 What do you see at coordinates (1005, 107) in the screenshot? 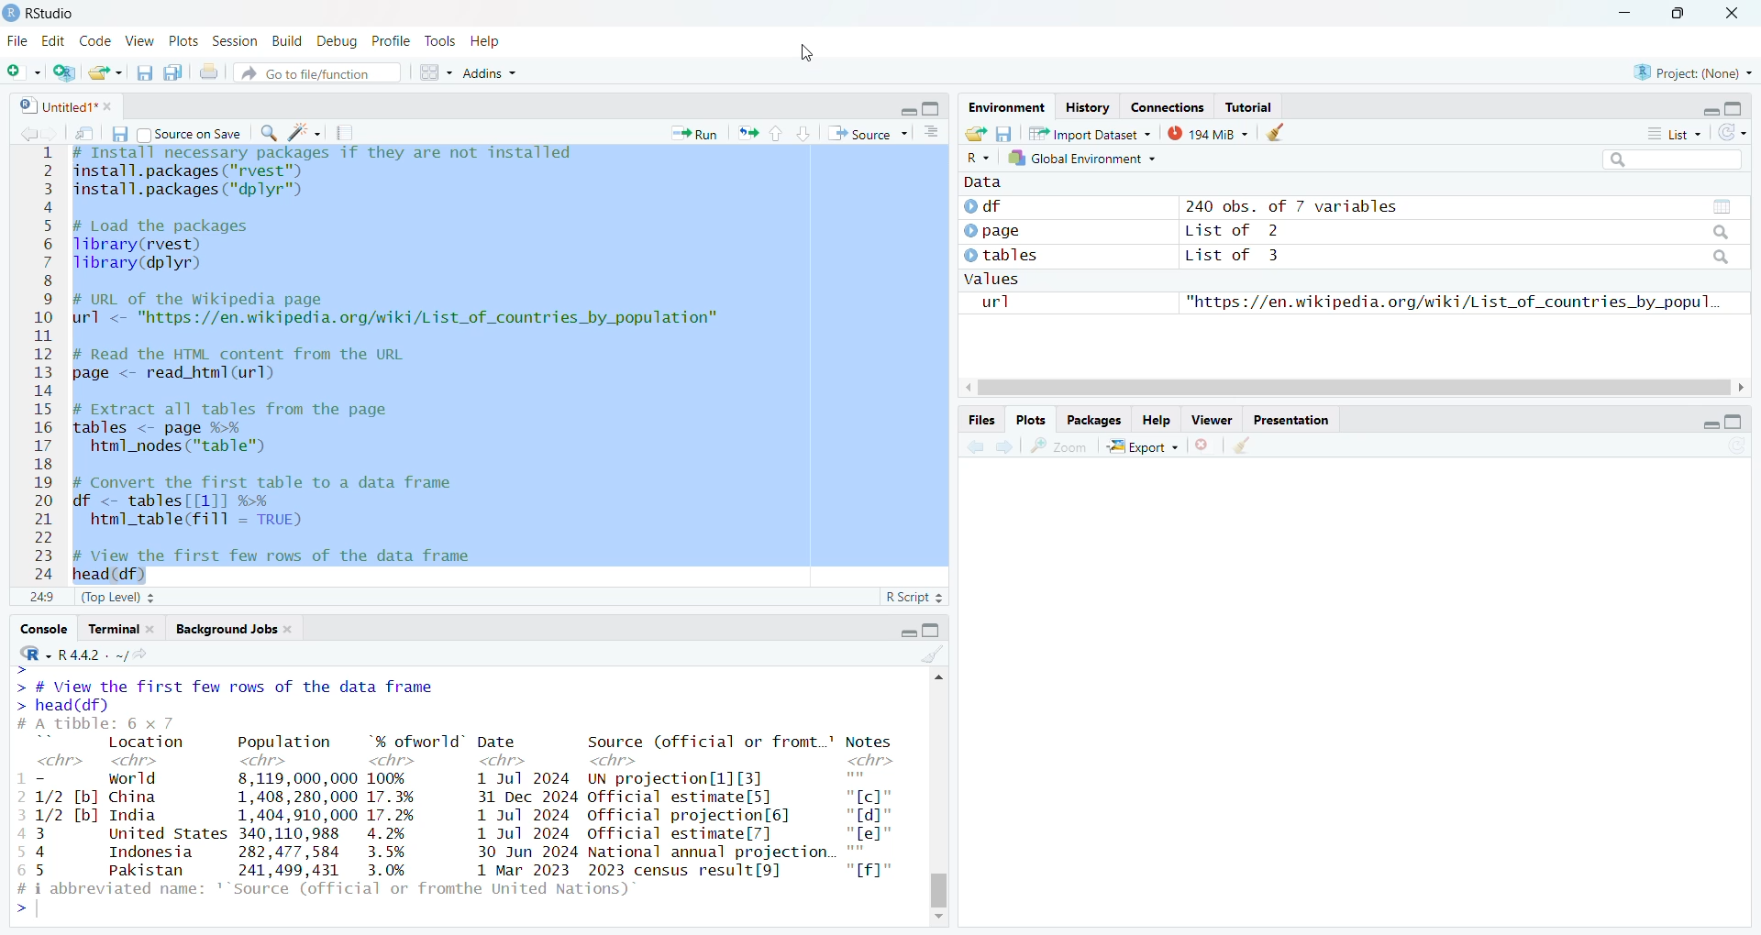
I see `Environment` at bounding box center [1005, 107].